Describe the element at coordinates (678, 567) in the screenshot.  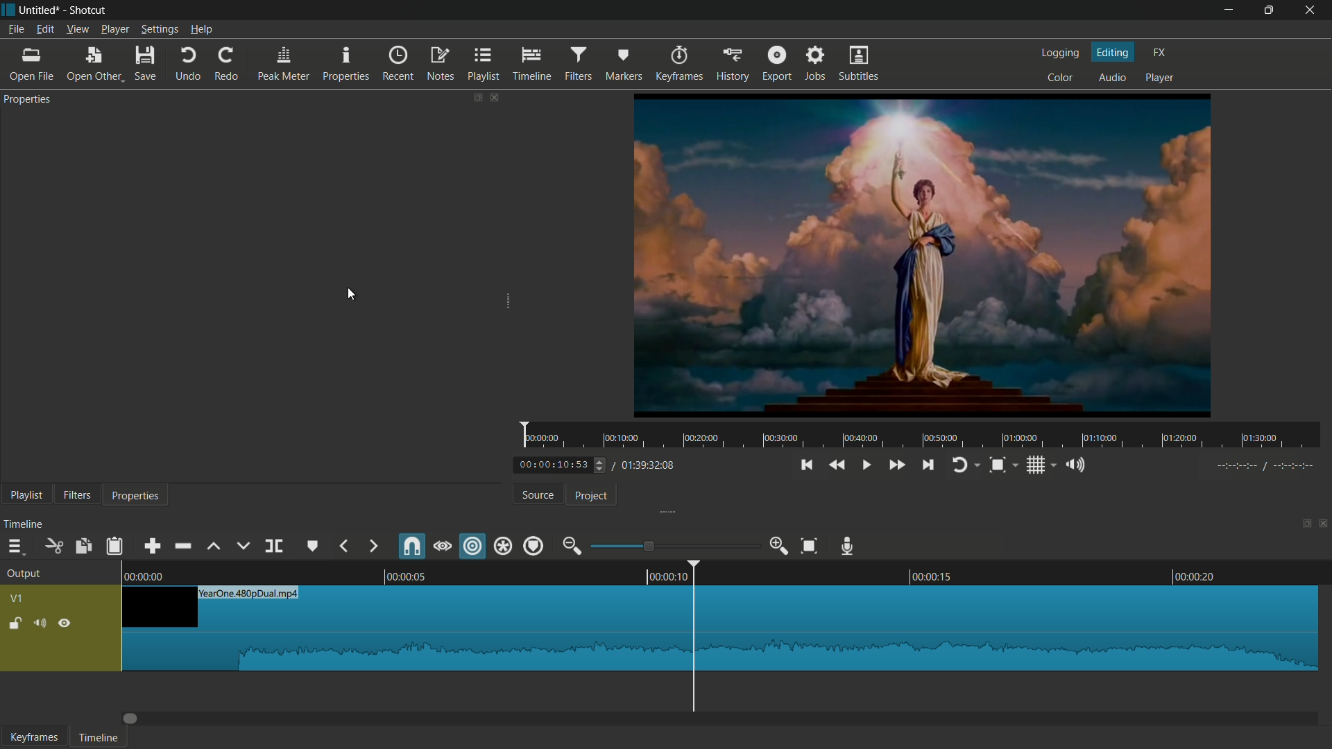
I see `00.00.10` at that location.